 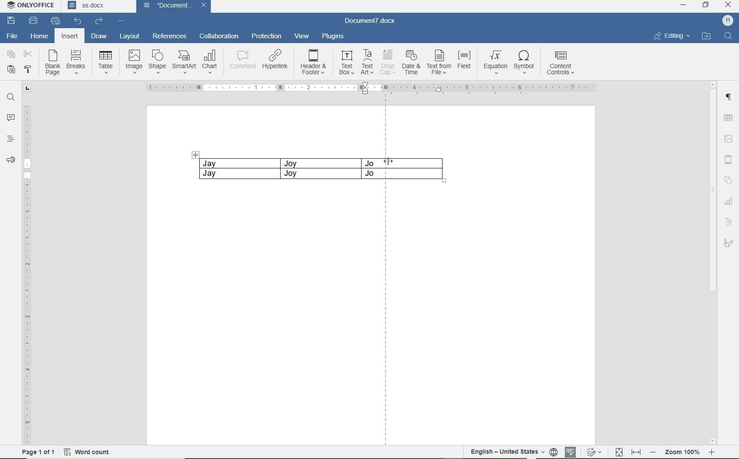 I want to click on FIT TO WIDTH, so click(x=636, y=451).